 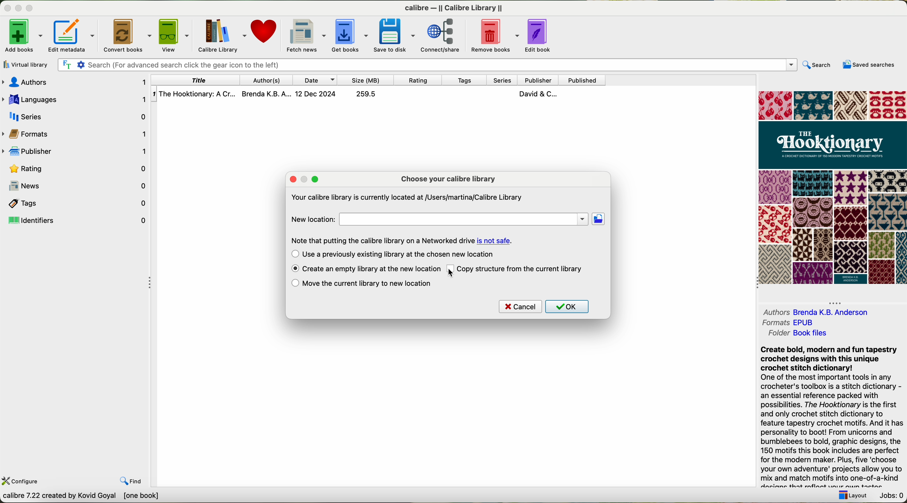 I want to click on minimize, so click(x=19, y=8).